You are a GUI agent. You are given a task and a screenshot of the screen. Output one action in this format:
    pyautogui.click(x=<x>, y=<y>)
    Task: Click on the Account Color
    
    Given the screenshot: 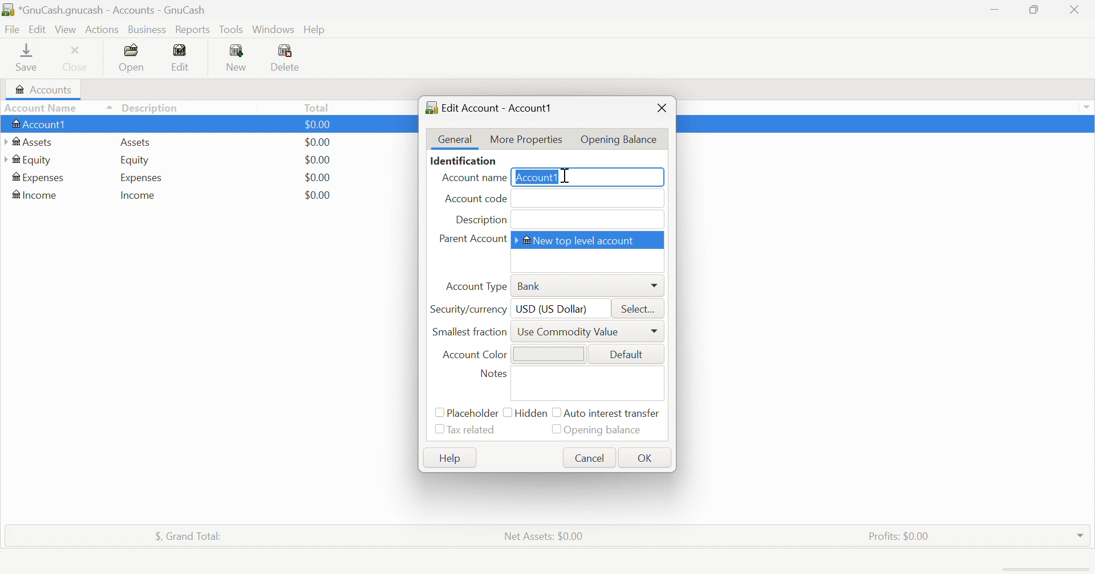 What is the action you would take?
    pyautogui.click(x=473, y=355)
    